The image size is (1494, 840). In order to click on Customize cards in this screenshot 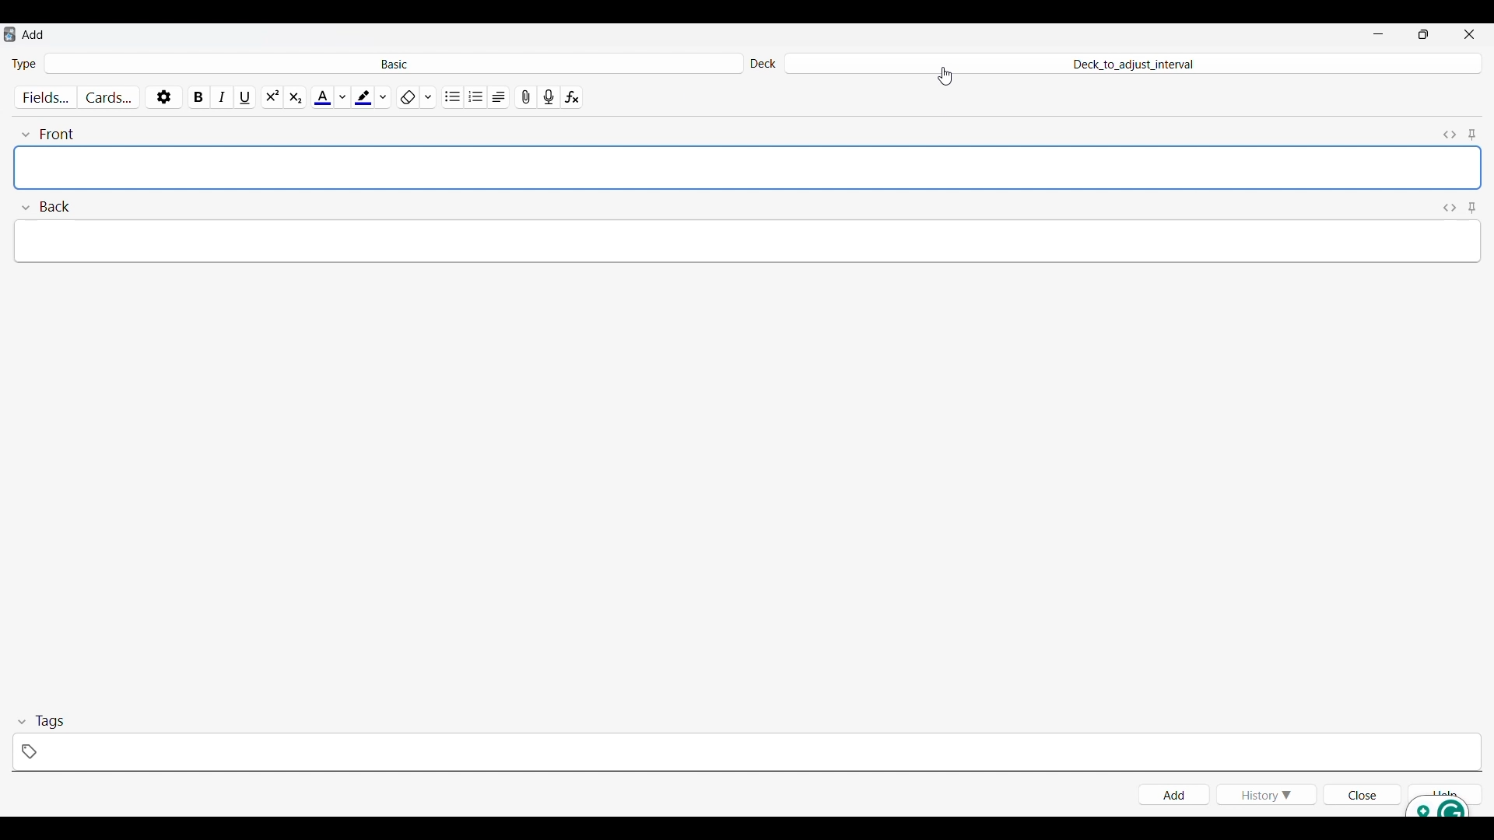, I will do `click(109, 97)`.